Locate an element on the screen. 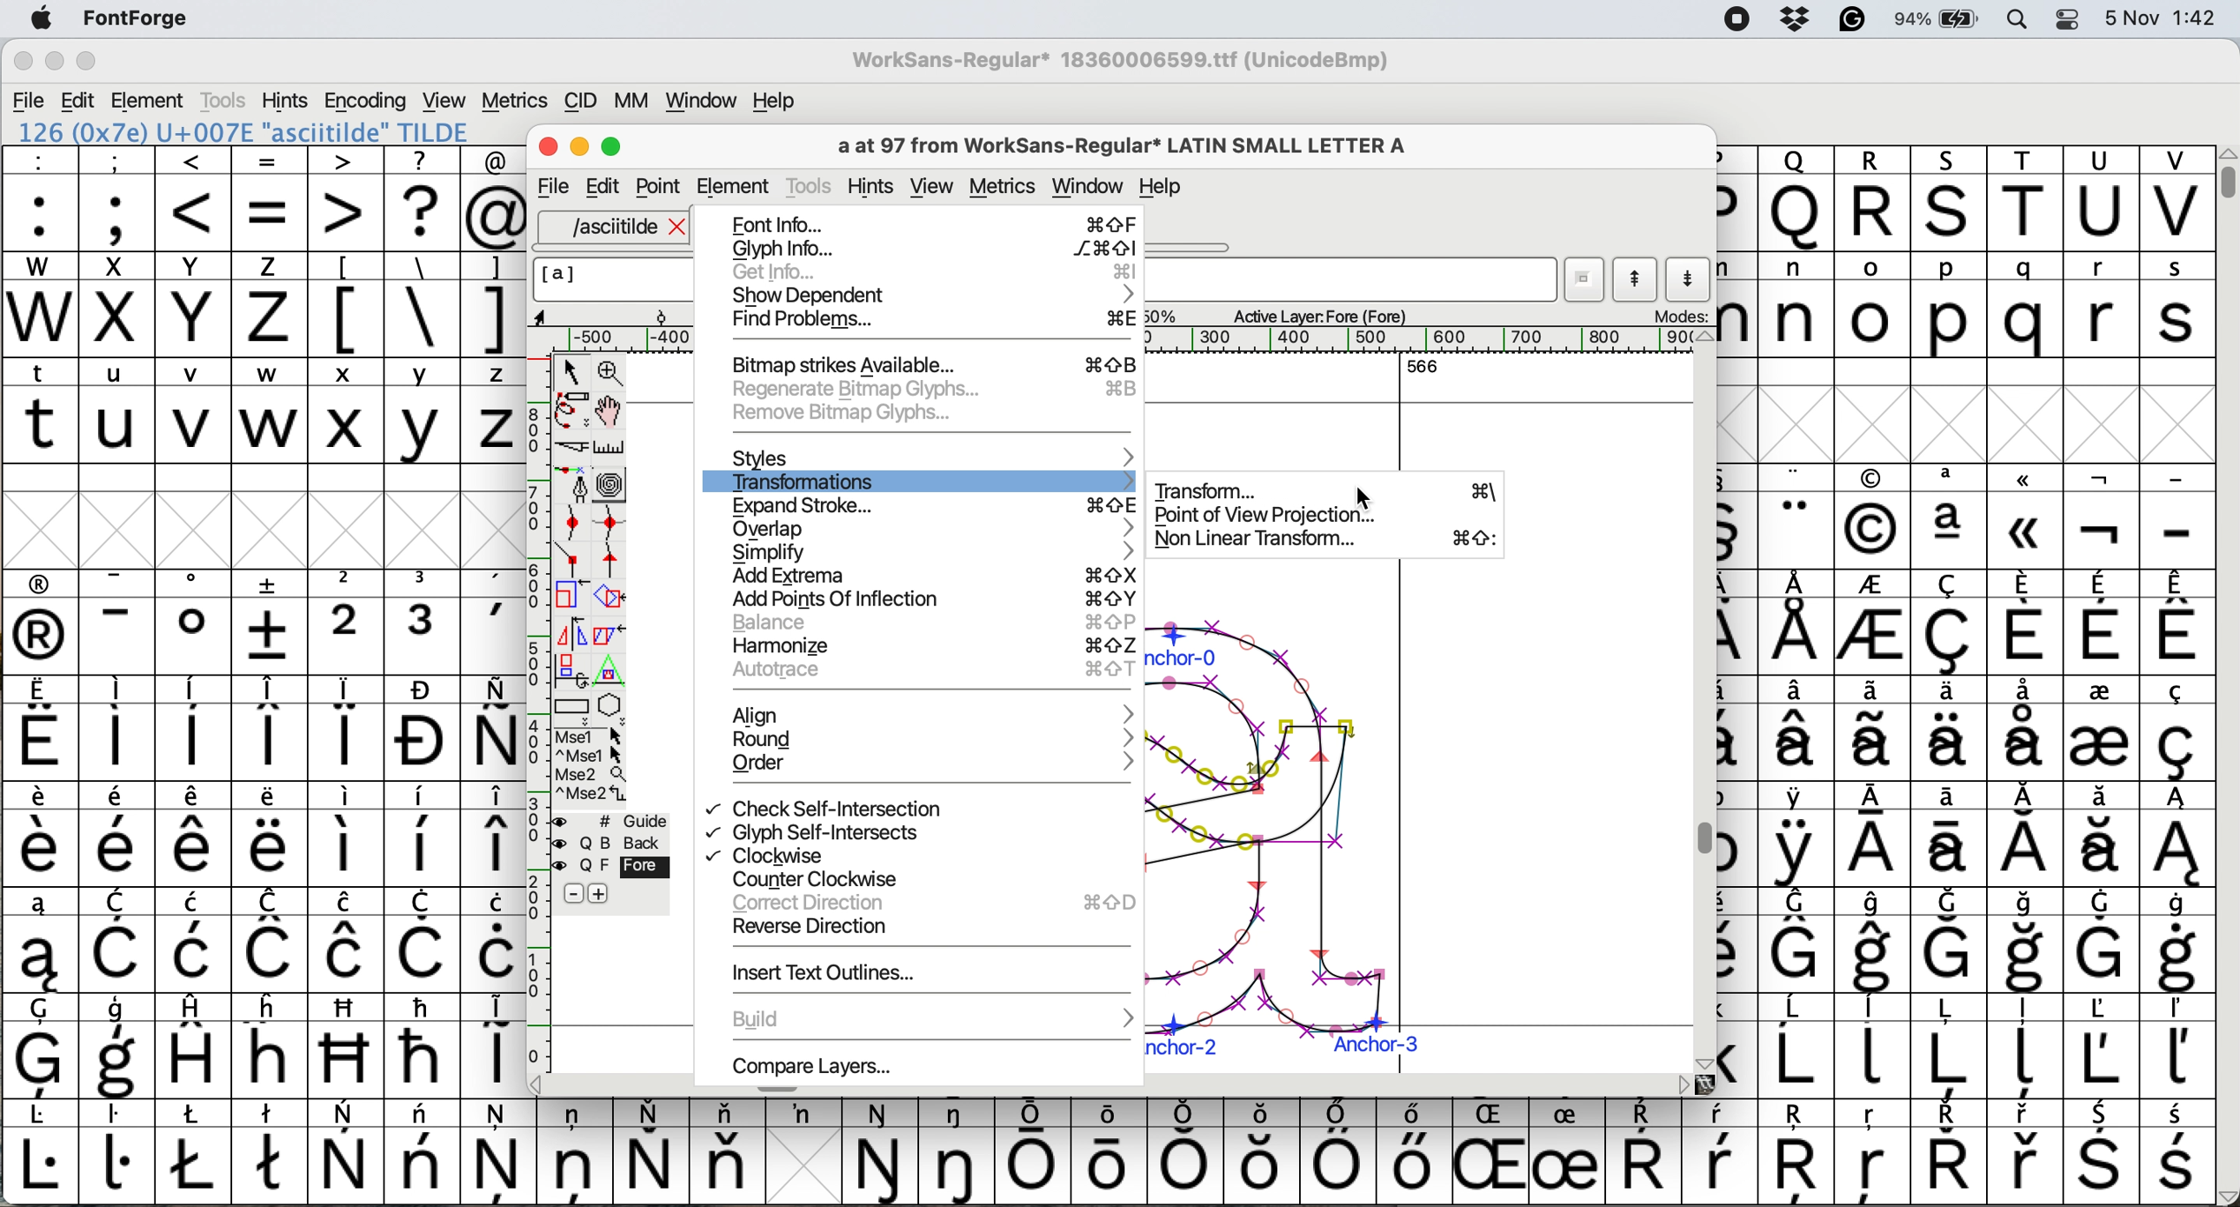  symbol is located at coordinates (2103, 518).